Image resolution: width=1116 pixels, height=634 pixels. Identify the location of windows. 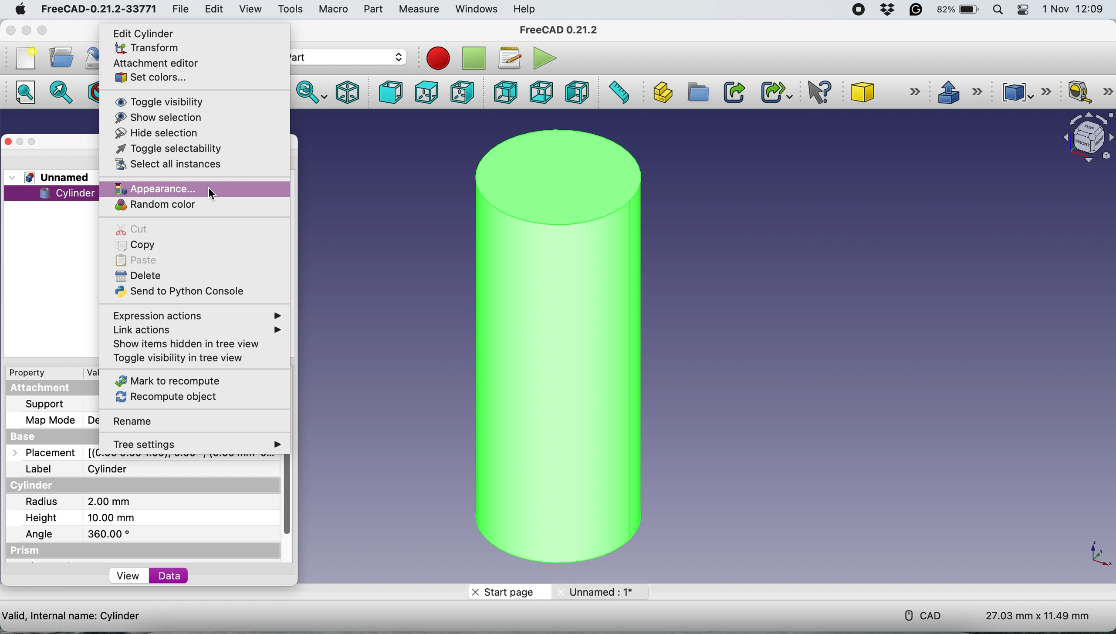
(478, 10).